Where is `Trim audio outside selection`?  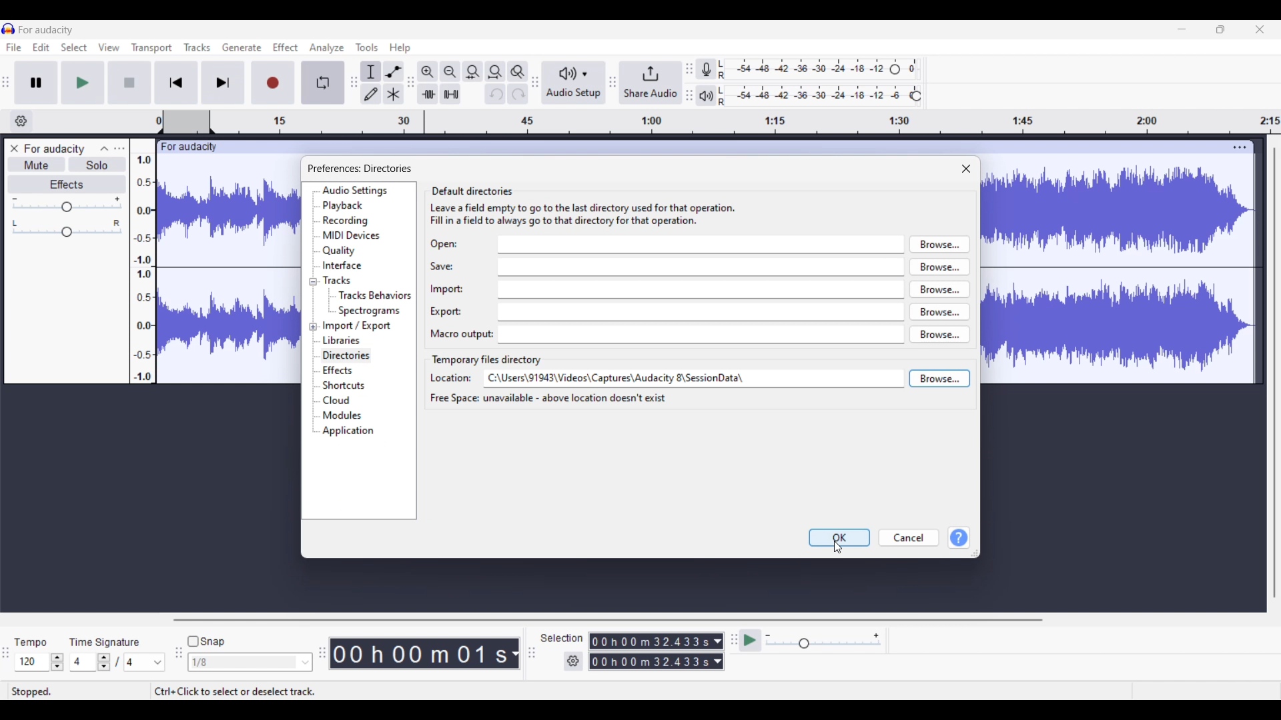 Trim audio outside selection is located at coordinates (428, 93).